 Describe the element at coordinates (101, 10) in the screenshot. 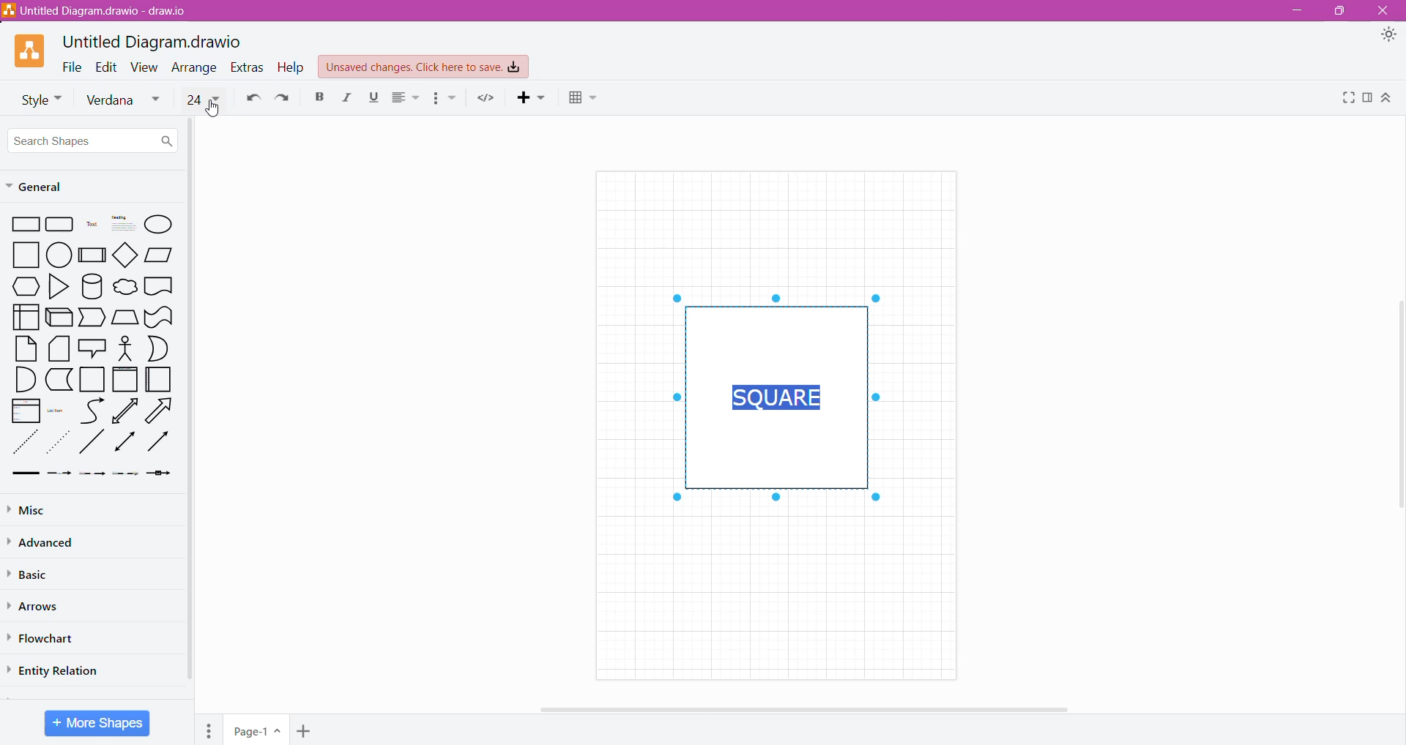

I see `Diagram Title.draw.io - Application Name` at that location.